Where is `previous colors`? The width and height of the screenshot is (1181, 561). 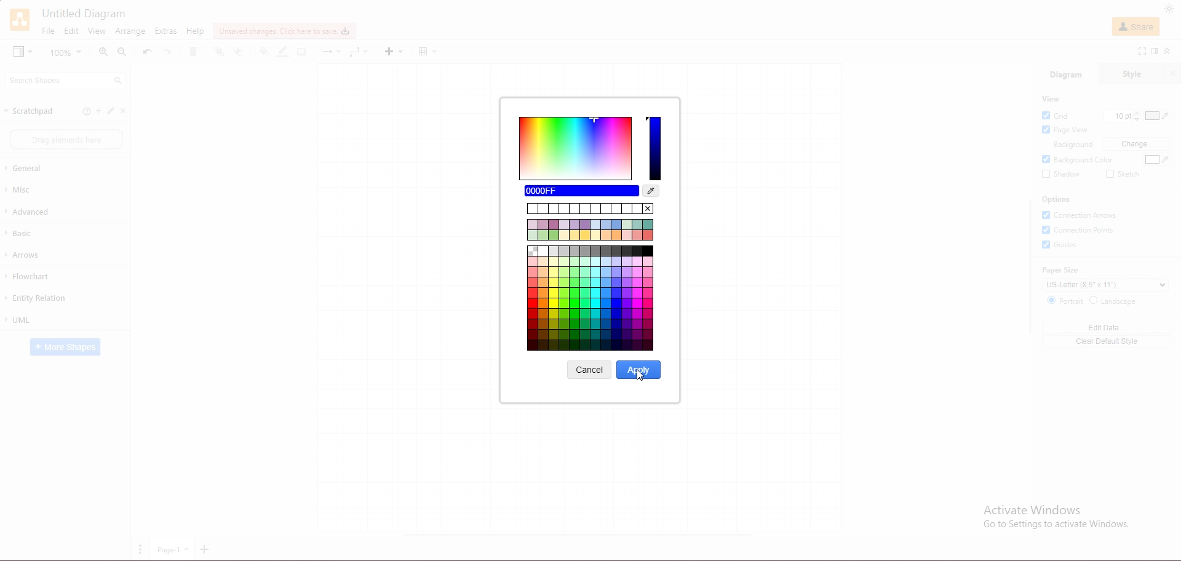 previous colors is located at coordinates (590, 208).